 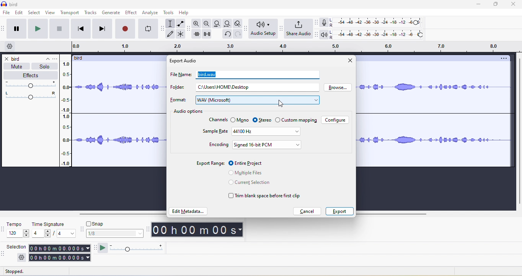 I want to click on tempo, so click(x=18, y=230).